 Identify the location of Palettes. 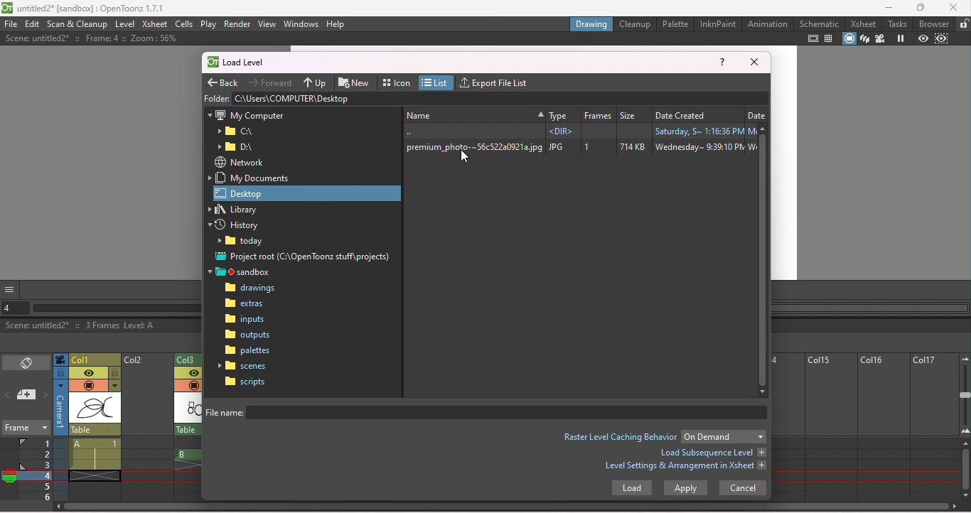
(249, 350).